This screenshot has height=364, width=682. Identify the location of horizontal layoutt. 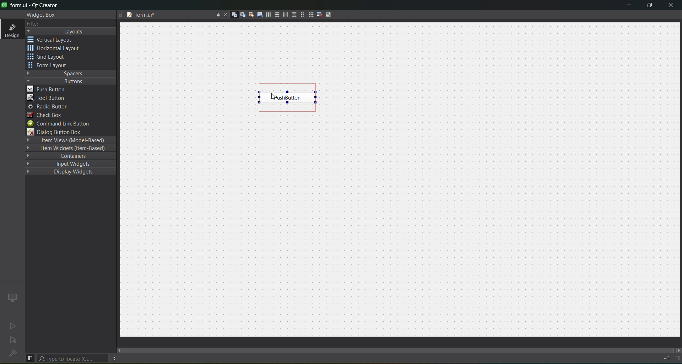
(268, 16).